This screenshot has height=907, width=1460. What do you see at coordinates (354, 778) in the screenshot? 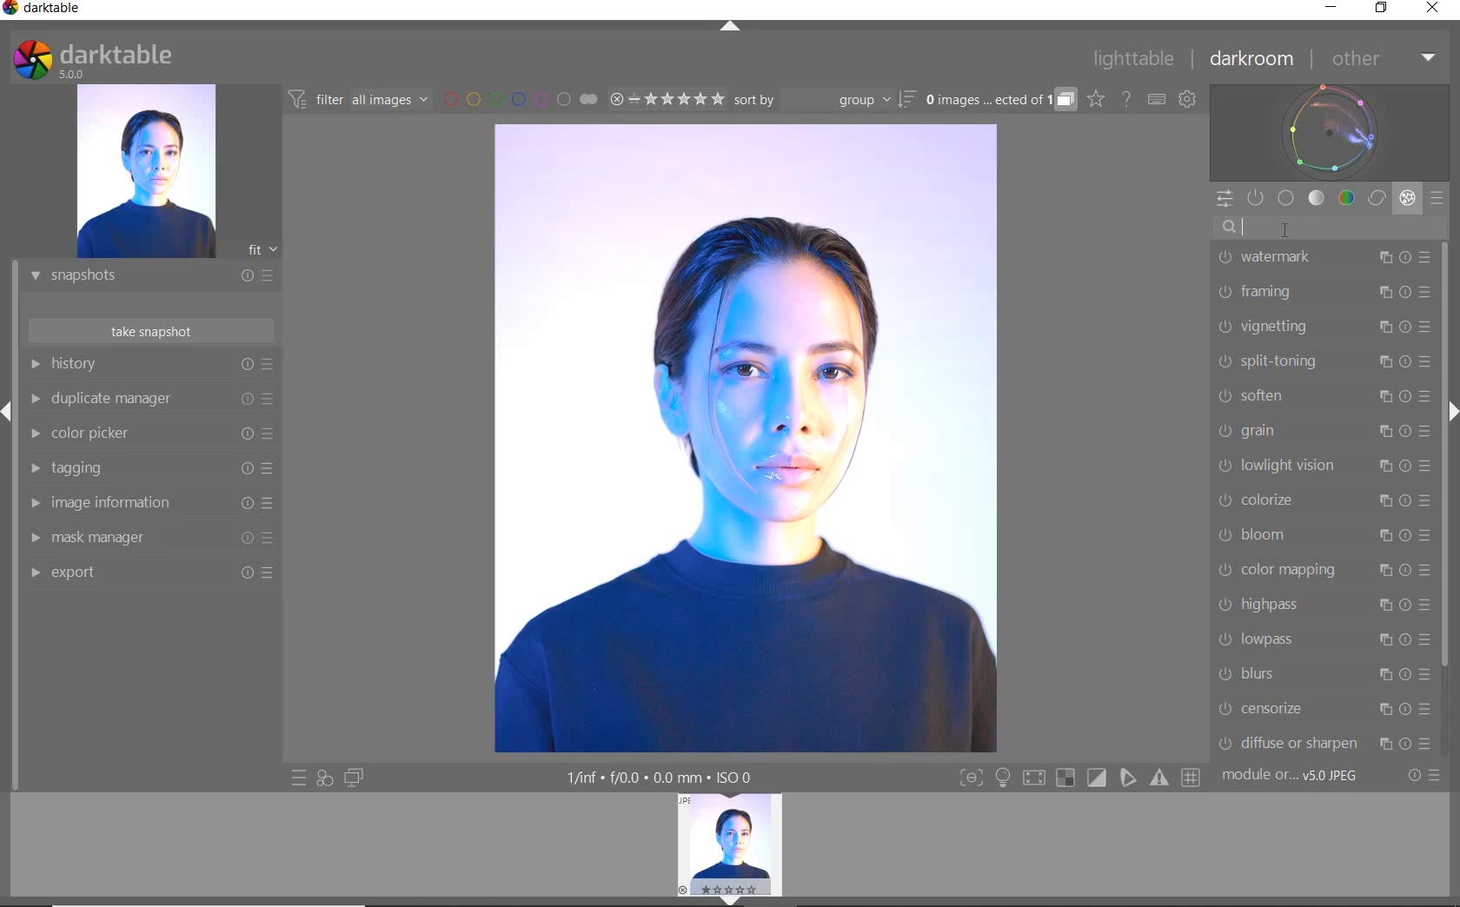
I see `DISPLAY A SECOND DARKROOM IMAGE WINDOW` at bounding box center [354, 778].